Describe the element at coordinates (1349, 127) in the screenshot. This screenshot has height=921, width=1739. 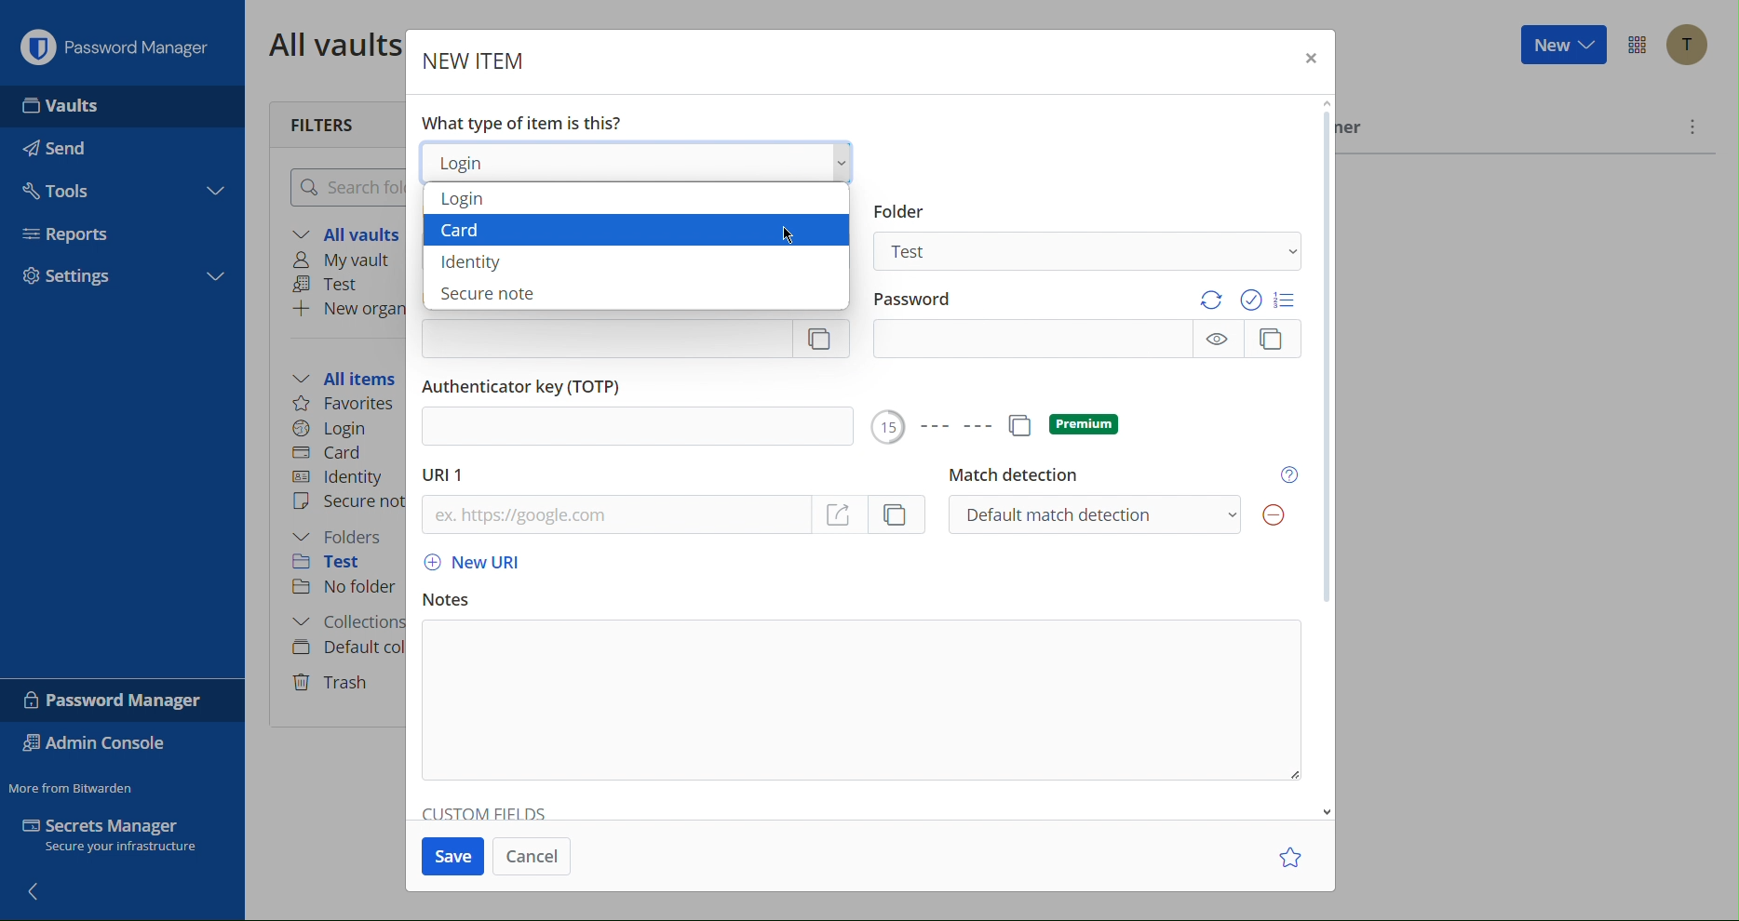
I see `Owner` at that location.